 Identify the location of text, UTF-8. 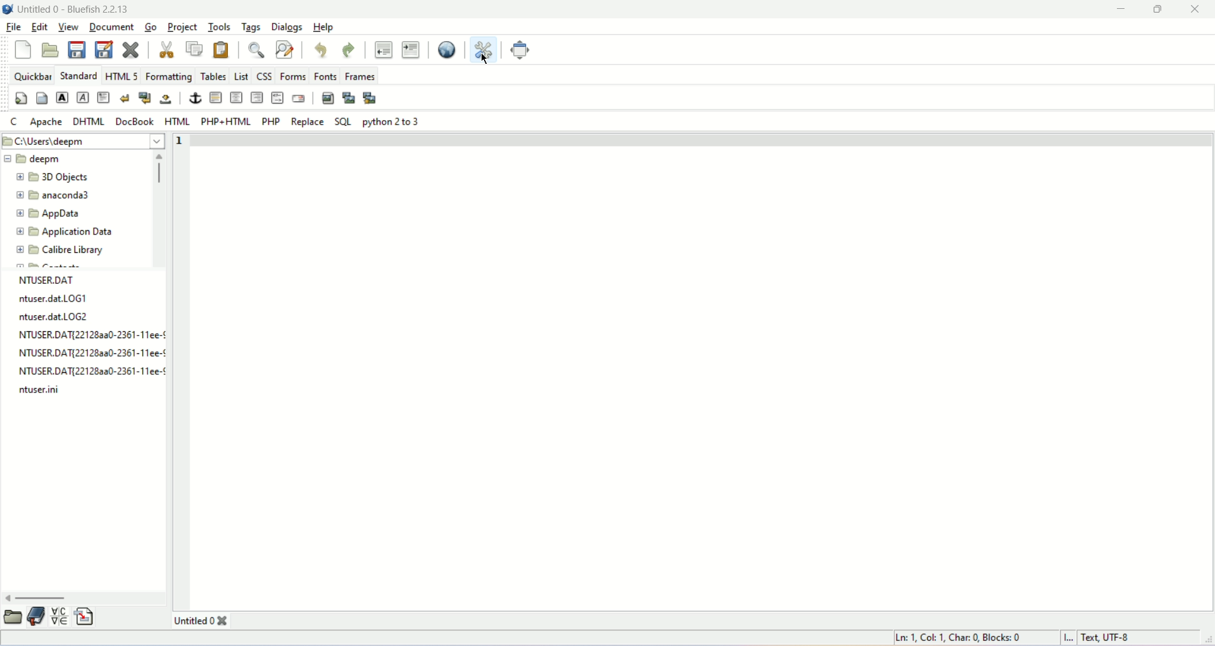
(1103, 637).